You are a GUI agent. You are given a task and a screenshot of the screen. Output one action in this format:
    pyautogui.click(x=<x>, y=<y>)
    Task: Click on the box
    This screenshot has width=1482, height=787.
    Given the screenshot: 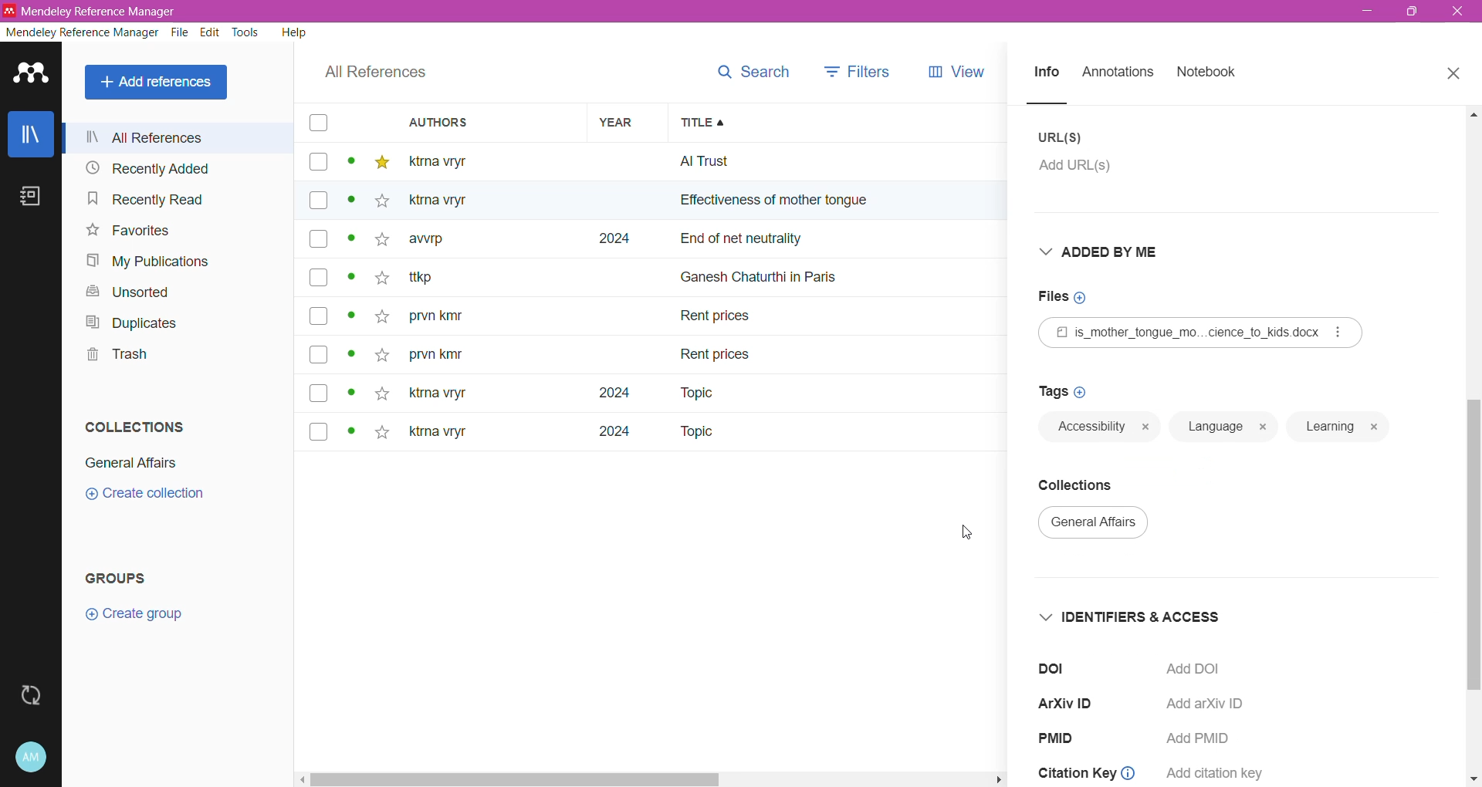 What is the action you would take?
    pyautogui.click(x=316, y=123)
    